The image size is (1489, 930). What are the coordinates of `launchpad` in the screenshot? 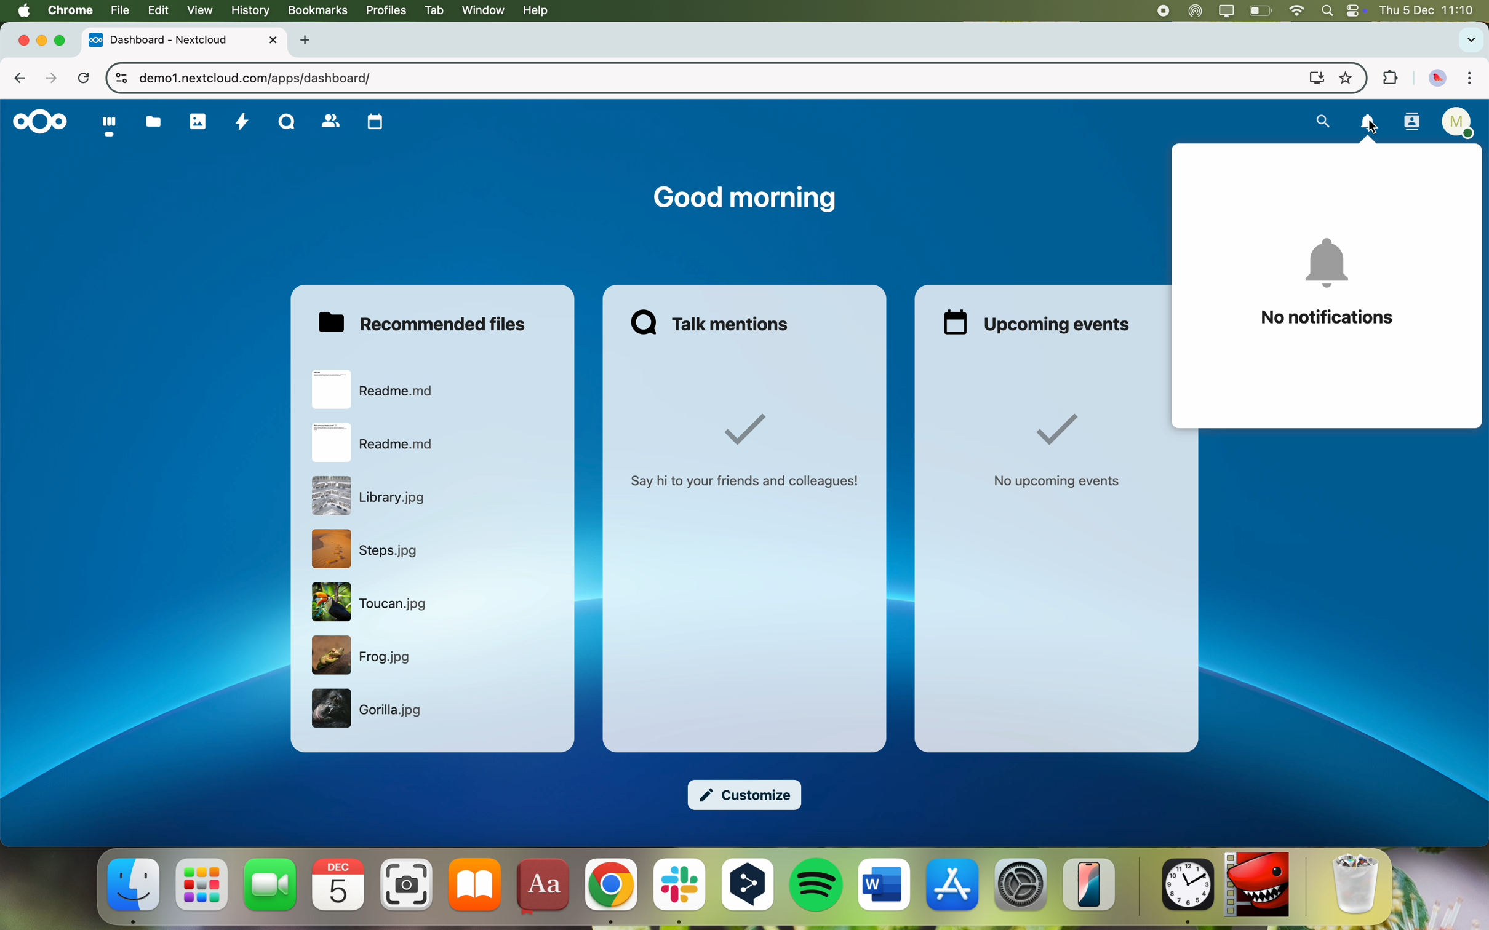 It's located at (202, 886).